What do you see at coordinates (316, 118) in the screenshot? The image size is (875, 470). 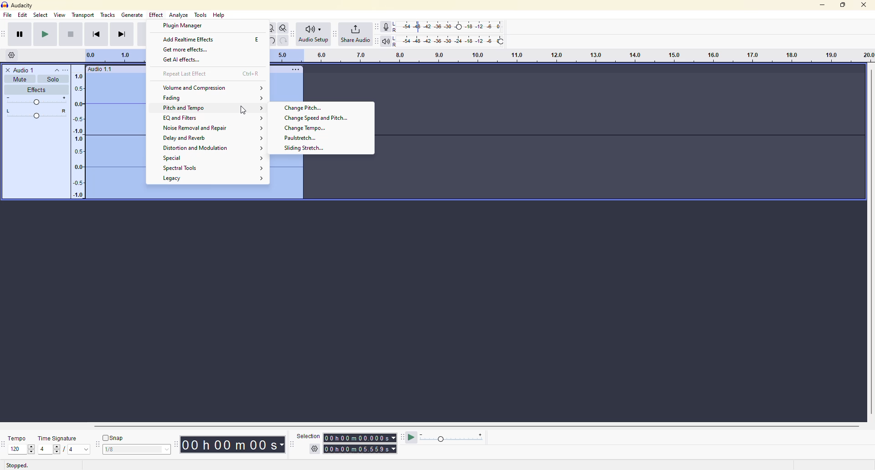 I see `change speed and pitch` at bounding box center [316, 118].